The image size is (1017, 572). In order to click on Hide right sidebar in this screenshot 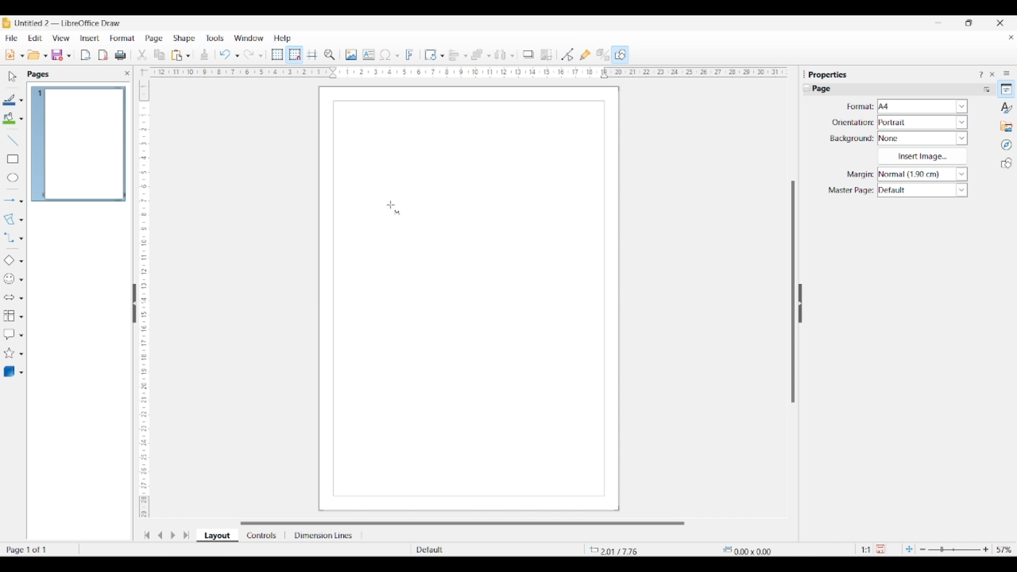, I will do `click(800, 303)`.